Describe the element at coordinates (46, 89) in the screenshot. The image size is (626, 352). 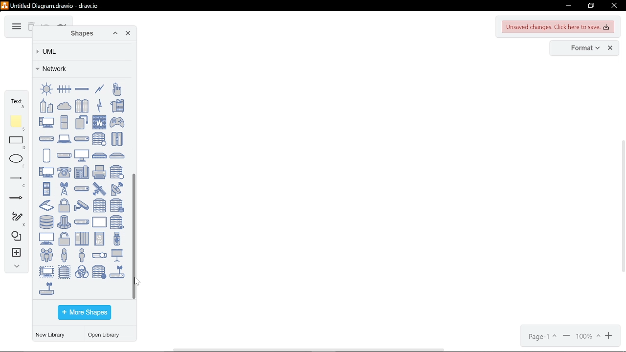
I see `ring bus` at that location.